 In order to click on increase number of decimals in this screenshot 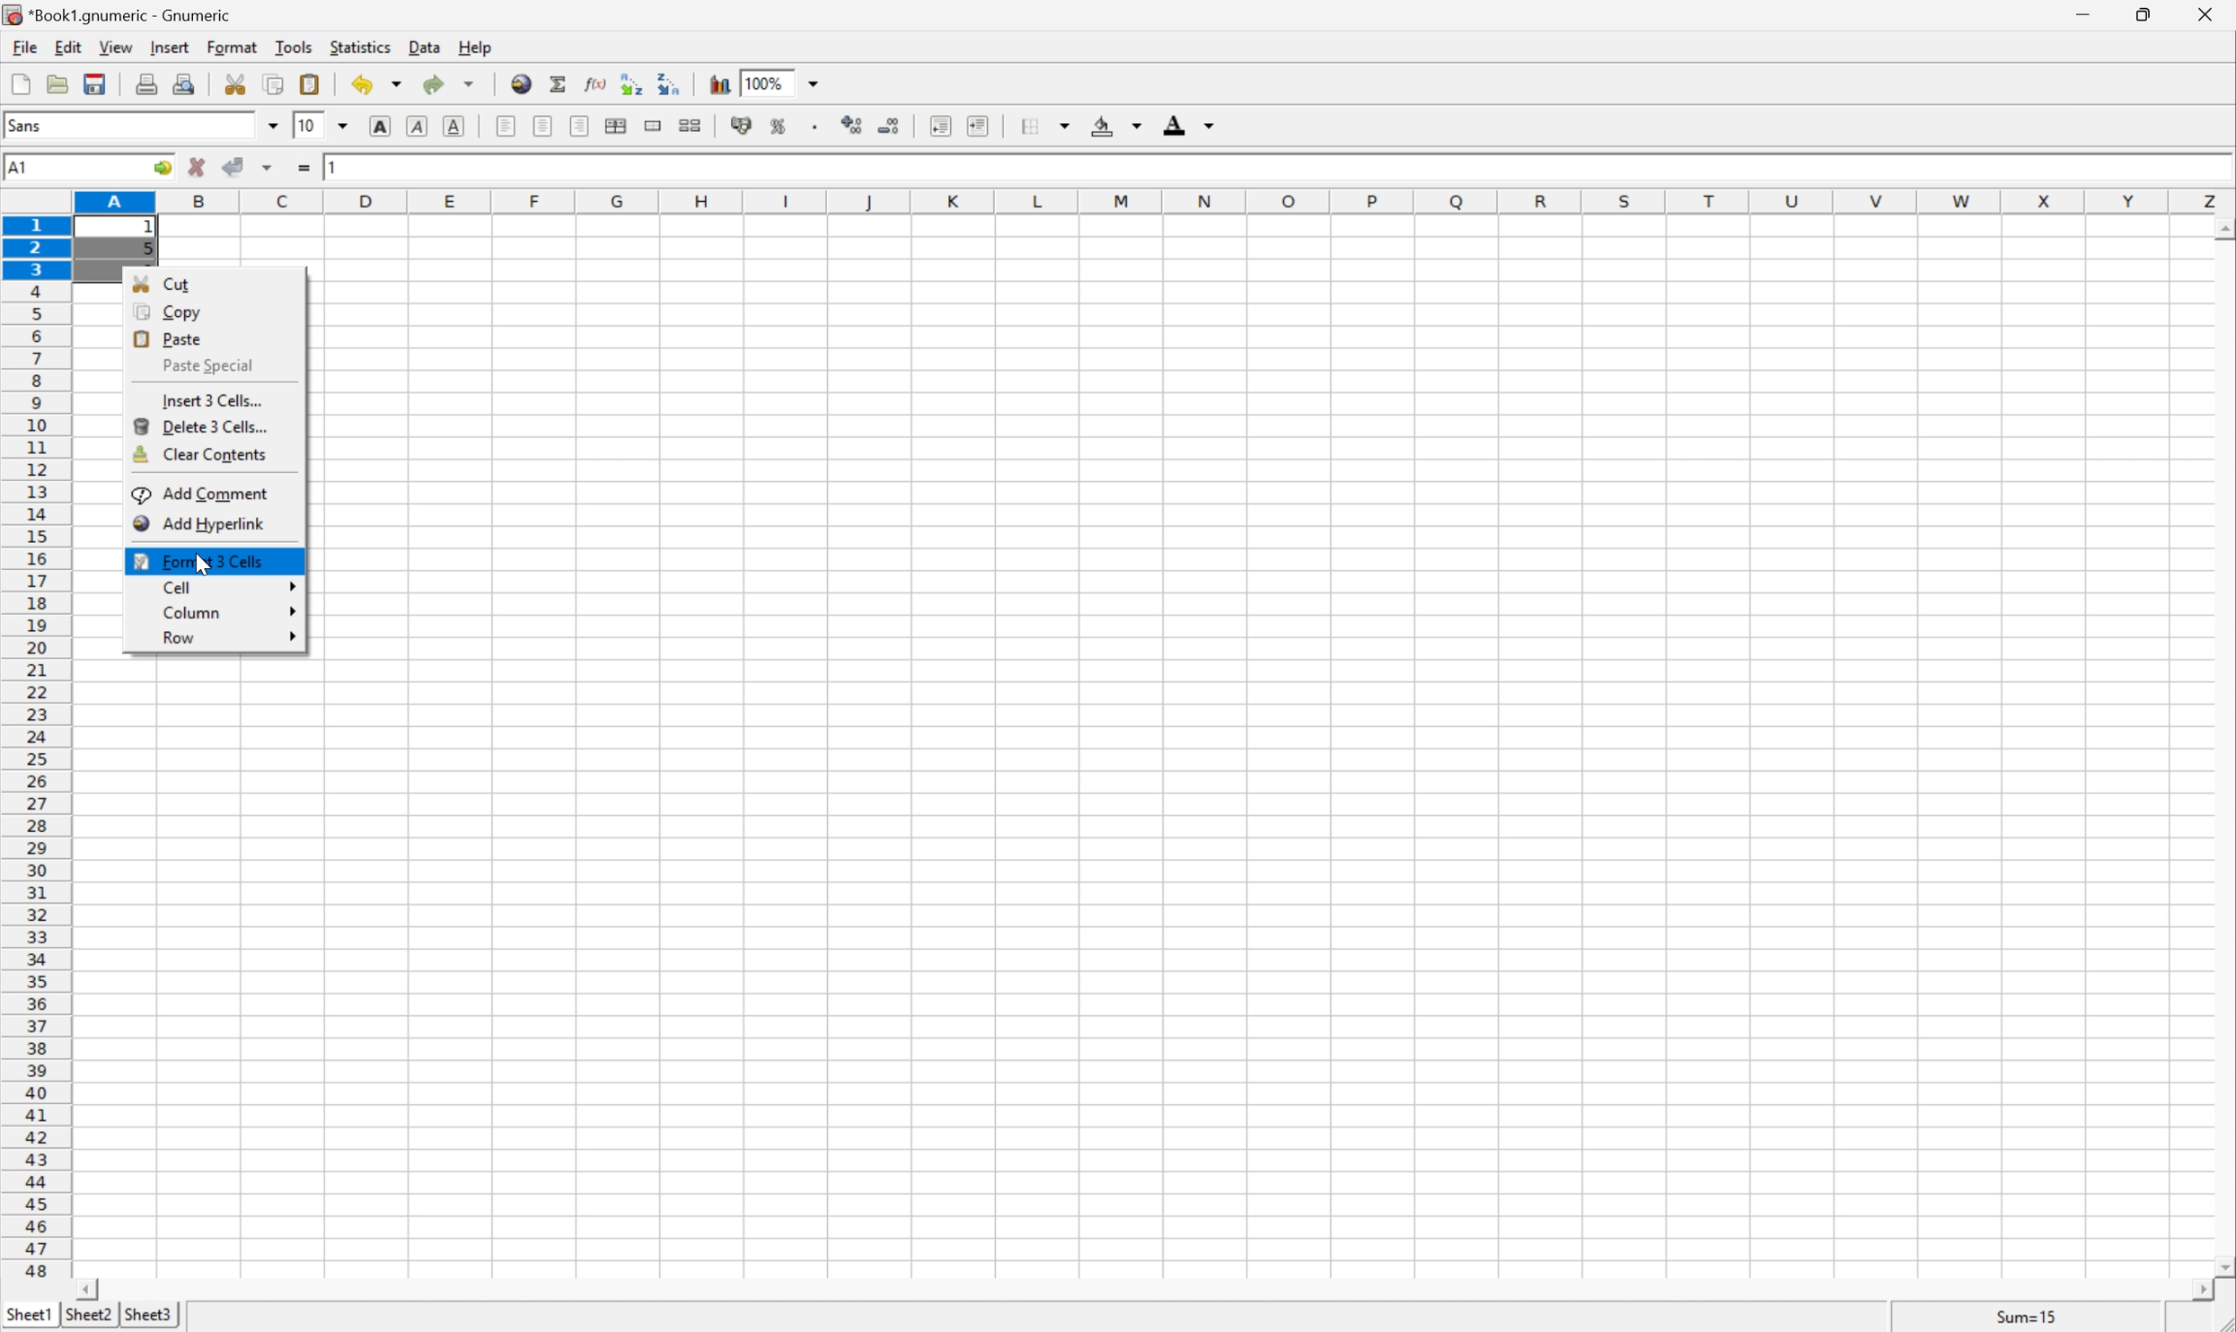, I will do `click(853, 125)`.